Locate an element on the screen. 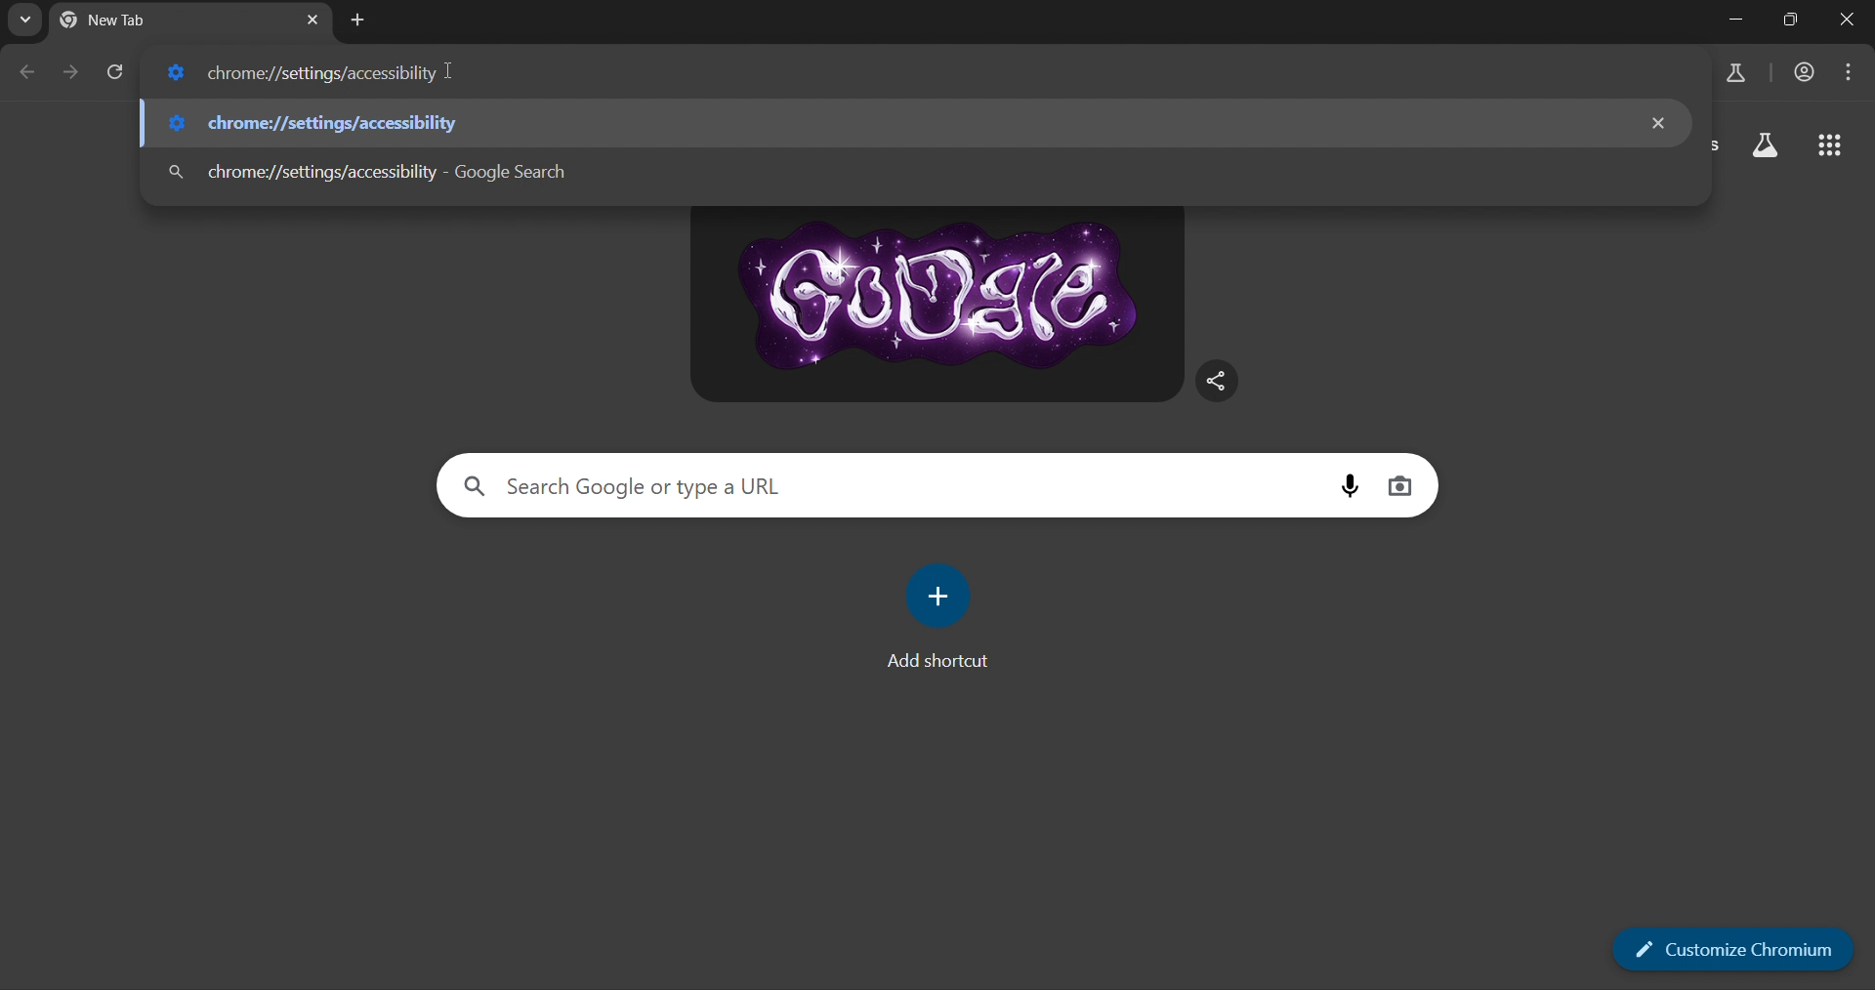 The height and width of the screenshot is (990, 1875). go forward one page is located at coordinates (74, 75).